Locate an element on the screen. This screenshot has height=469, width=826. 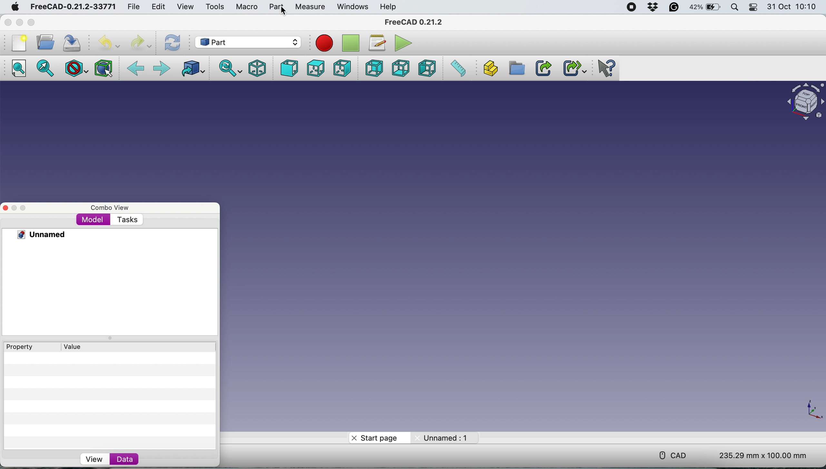
Close is located at coordinates (8, 23).